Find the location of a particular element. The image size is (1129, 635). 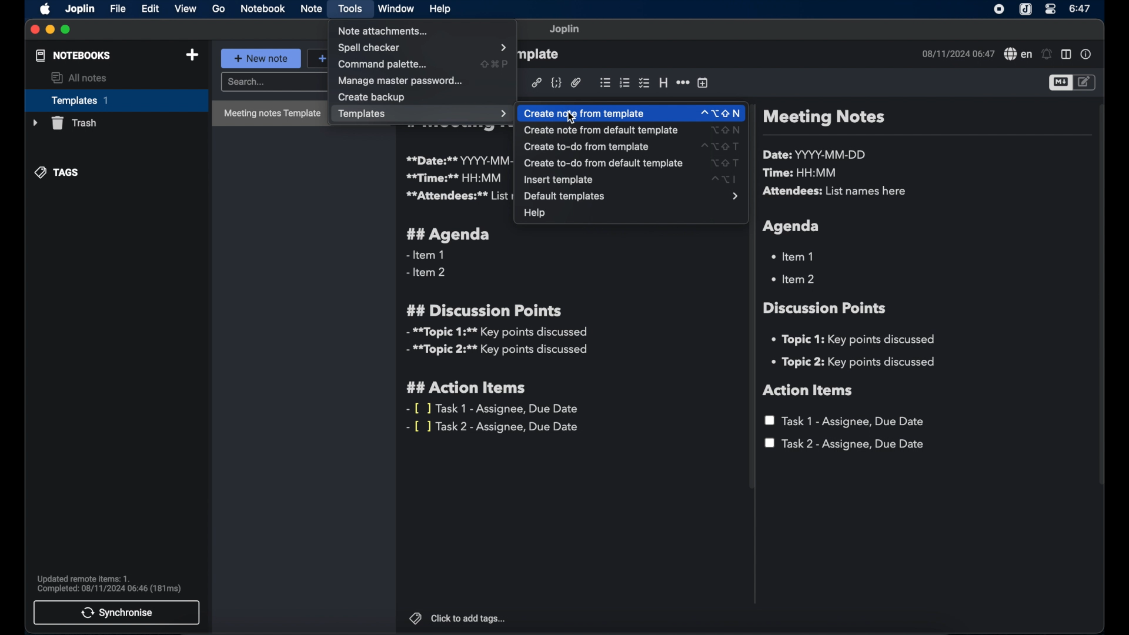

## discussion points is located at coordinates (484, 310).